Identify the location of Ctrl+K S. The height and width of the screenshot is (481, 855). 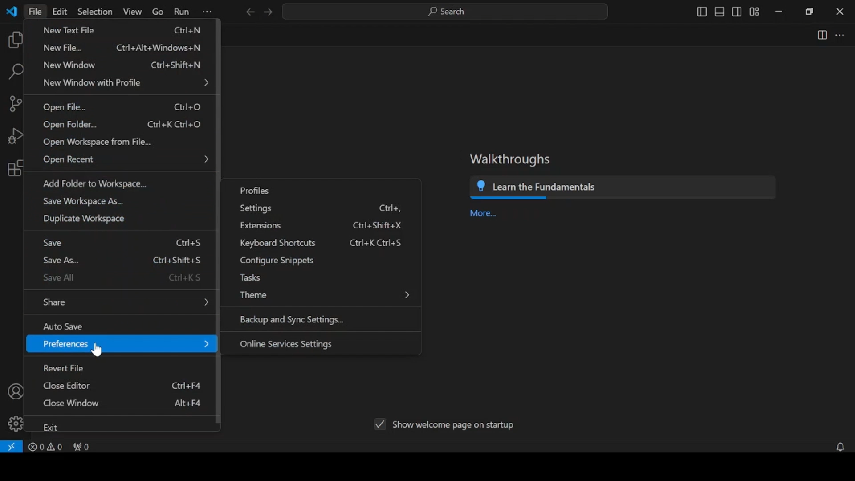
(186, 278).